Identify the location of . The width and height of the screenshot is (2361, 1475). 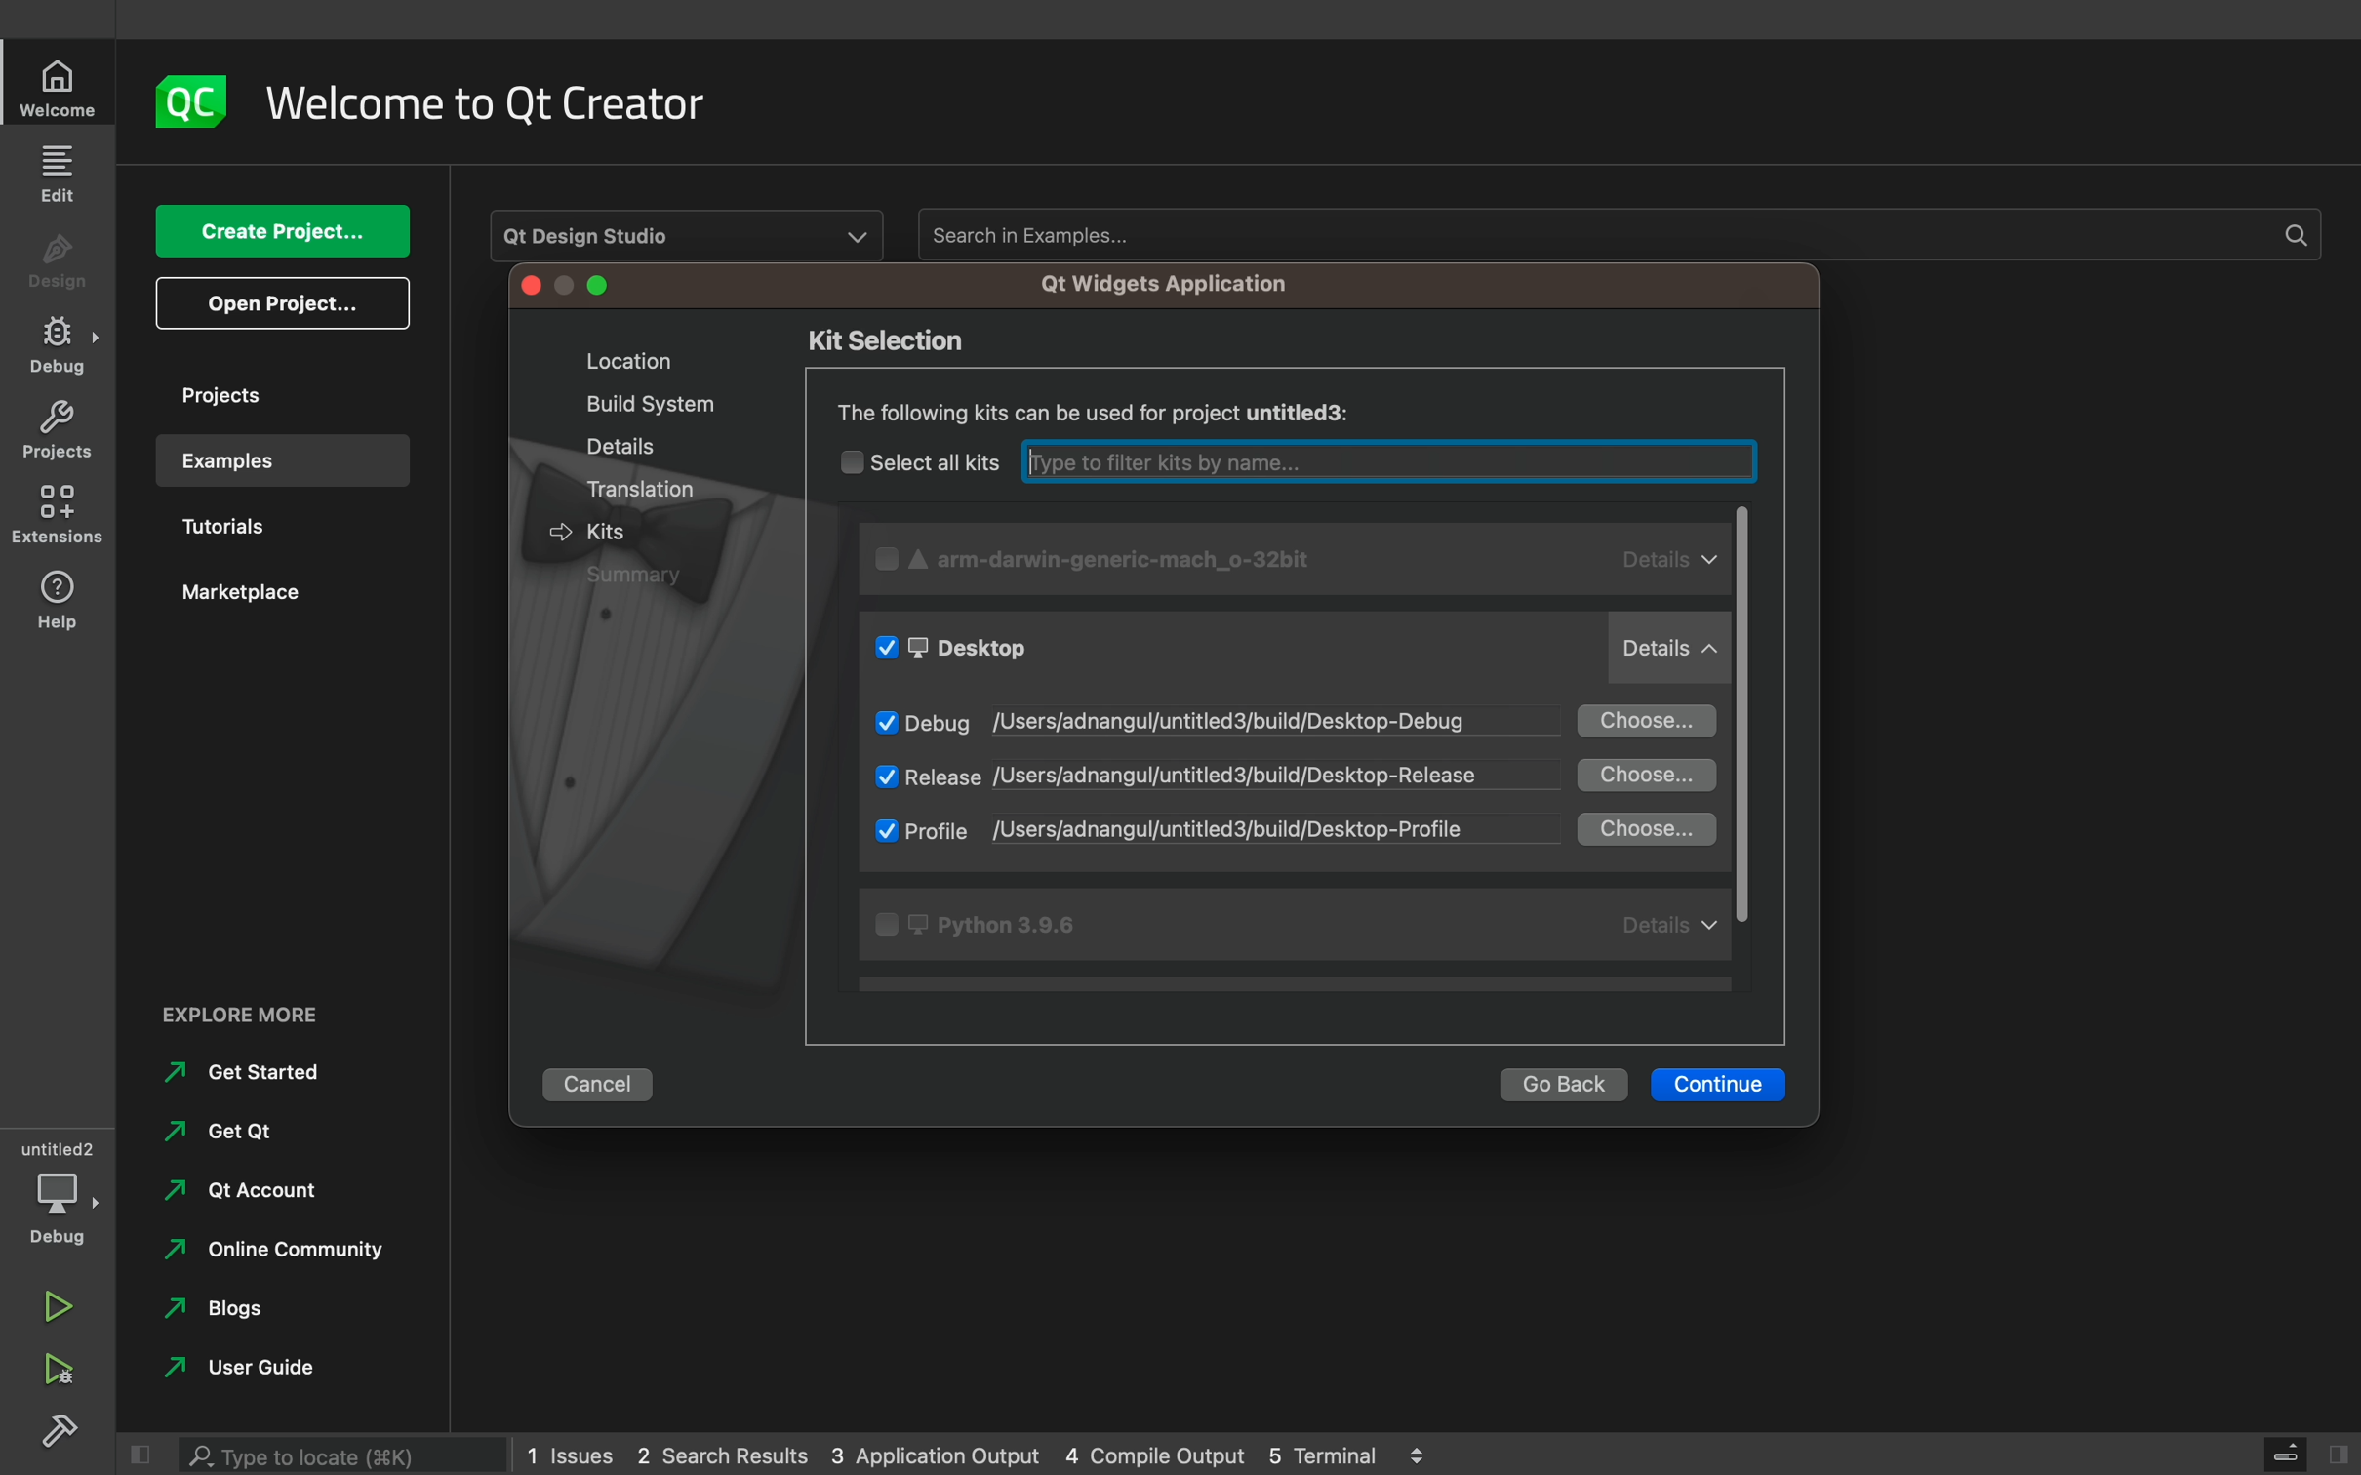
(64, 1434).